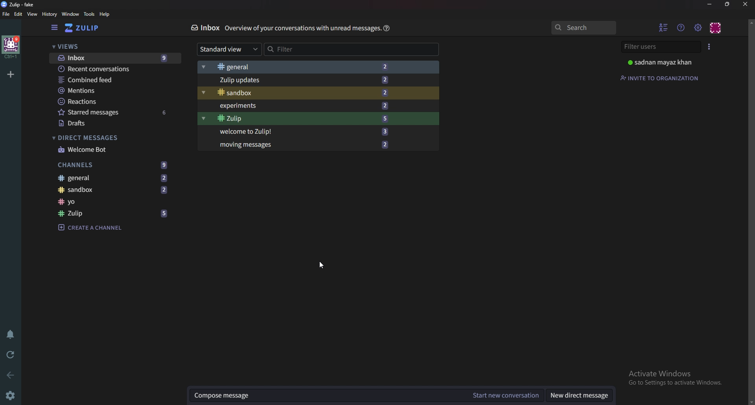  I want to click on View, so click(33, 14).